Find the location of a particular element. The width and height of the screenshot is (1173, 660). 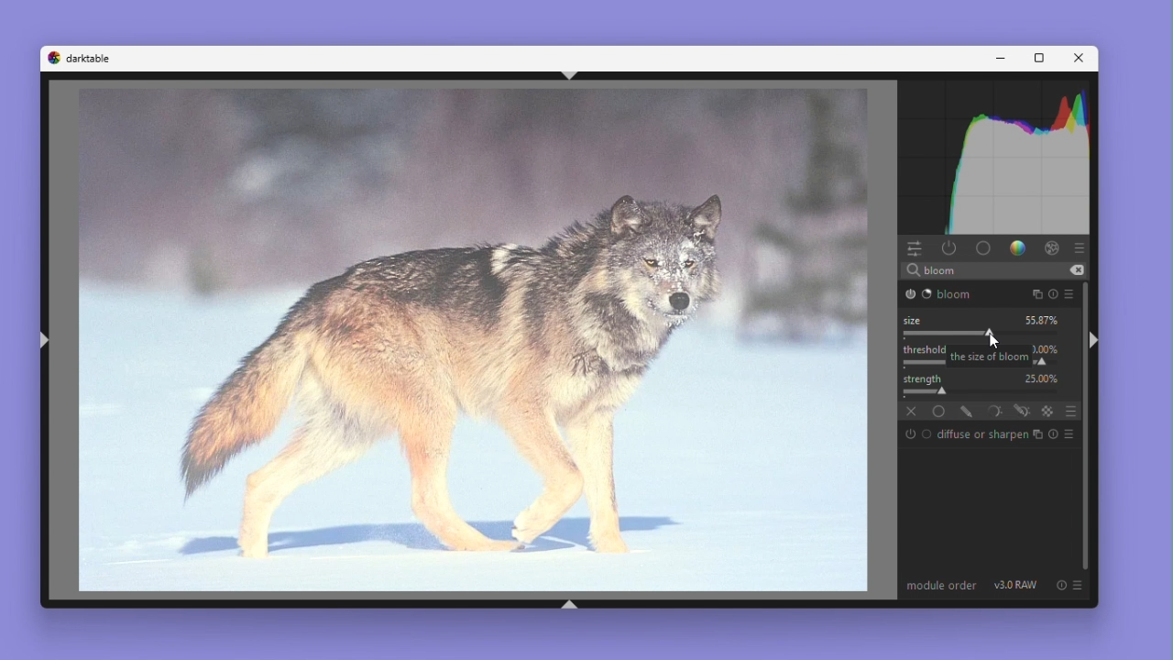

Preset  is located at coordinates (1081, 248).